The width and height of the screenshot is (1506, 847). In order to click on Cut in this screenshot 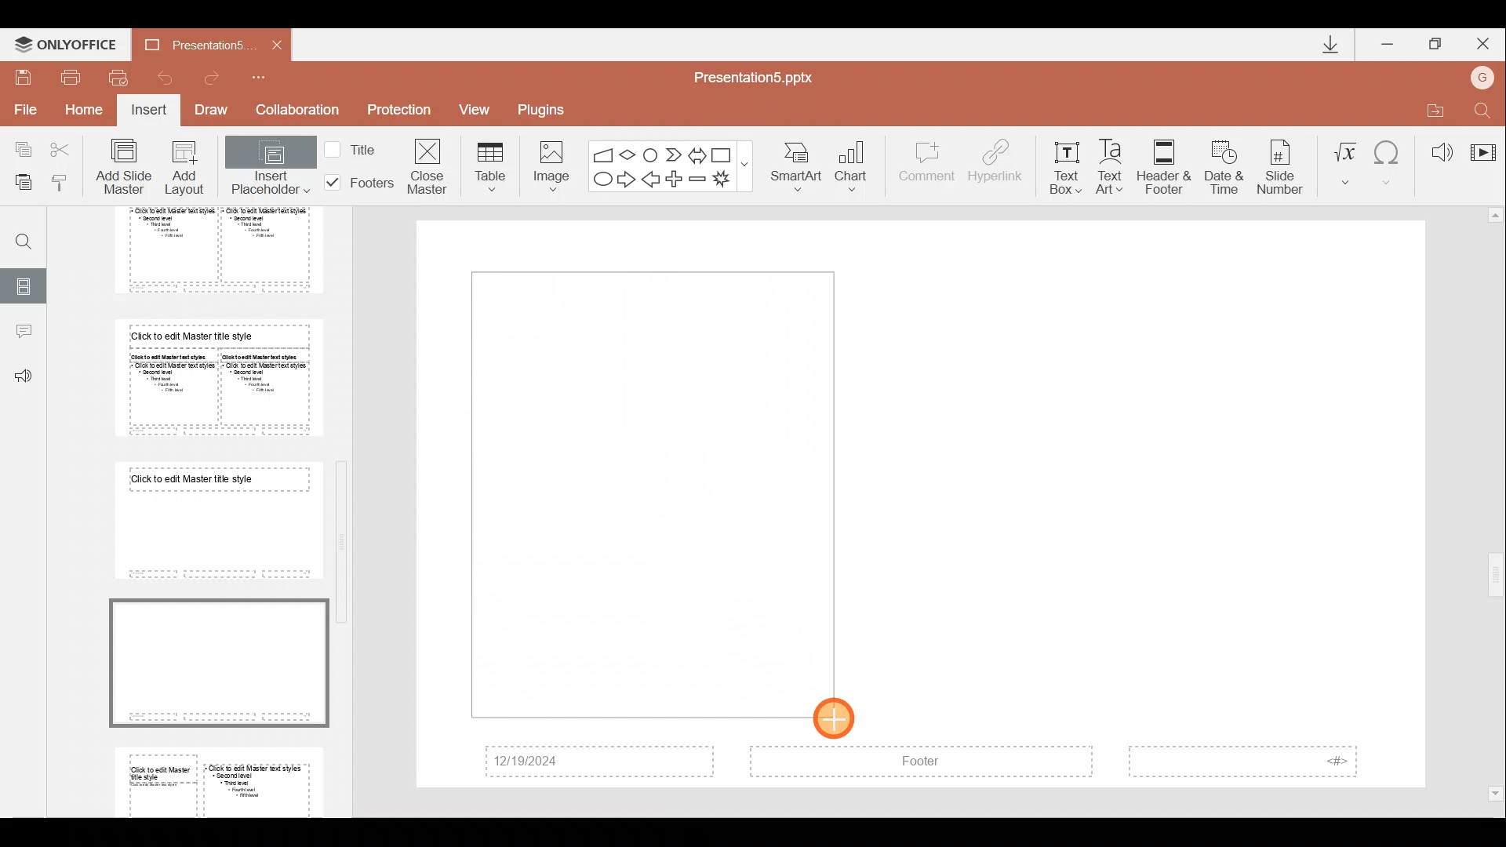, I will do `click(64, 149)`.